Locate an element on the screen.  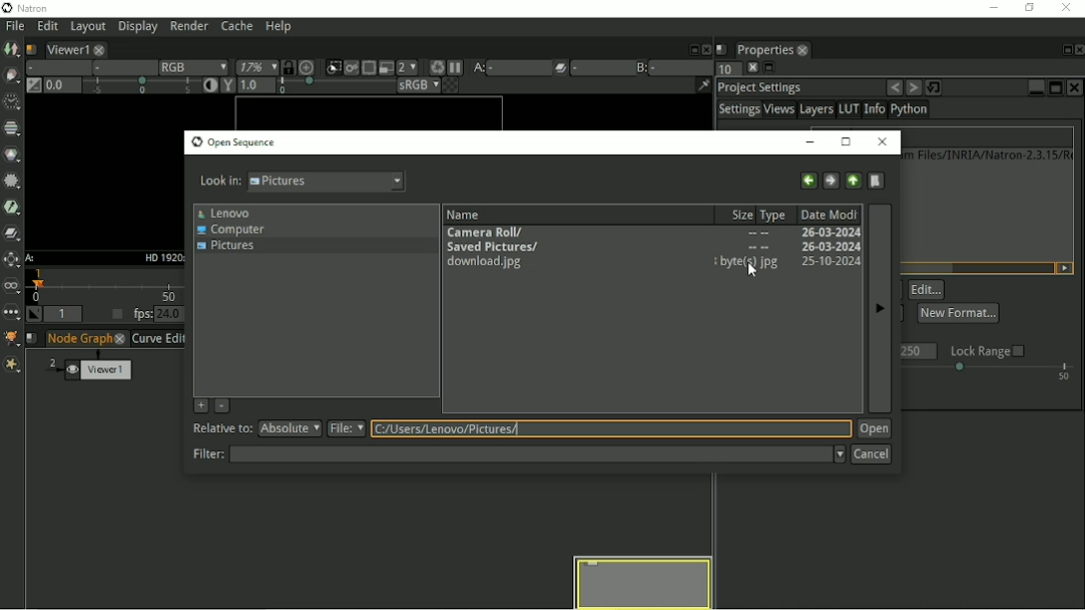
Viewer input B is located at coordinates (640, 67).